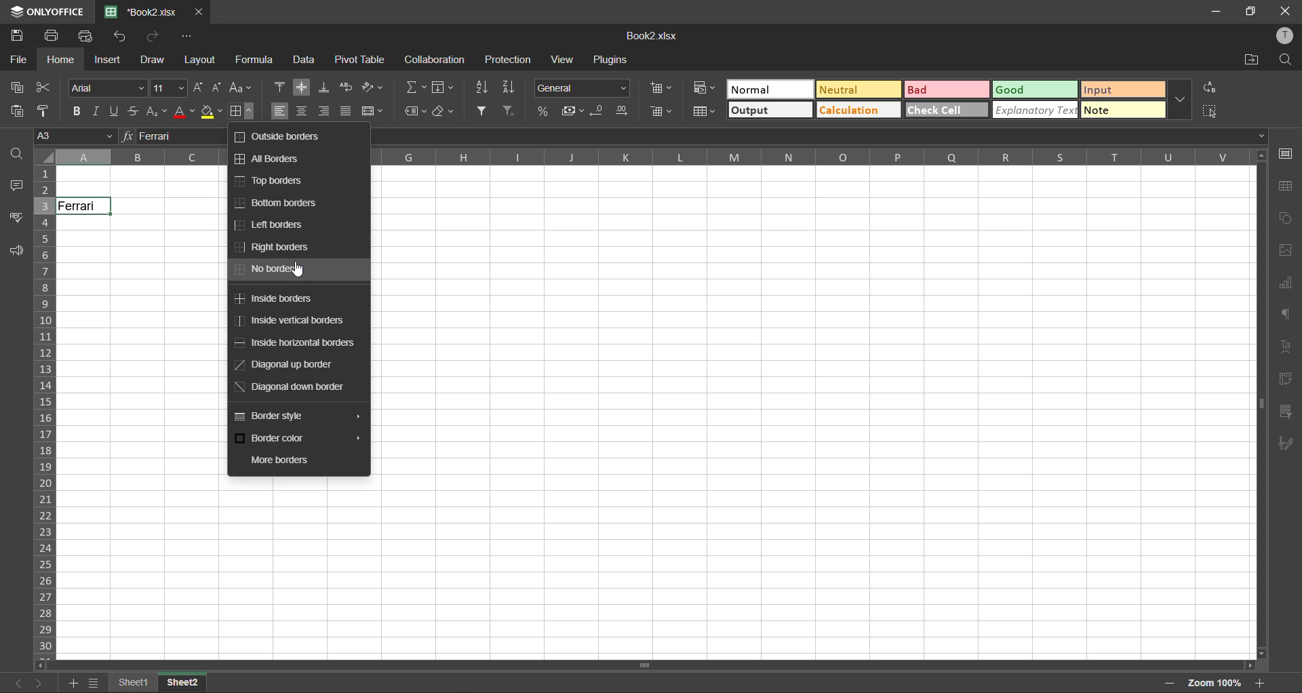 This screenshot has width=1302, height=693. Describe the element at coordinates (95, 210) in the screenshot. I see `Cursor` at that location.